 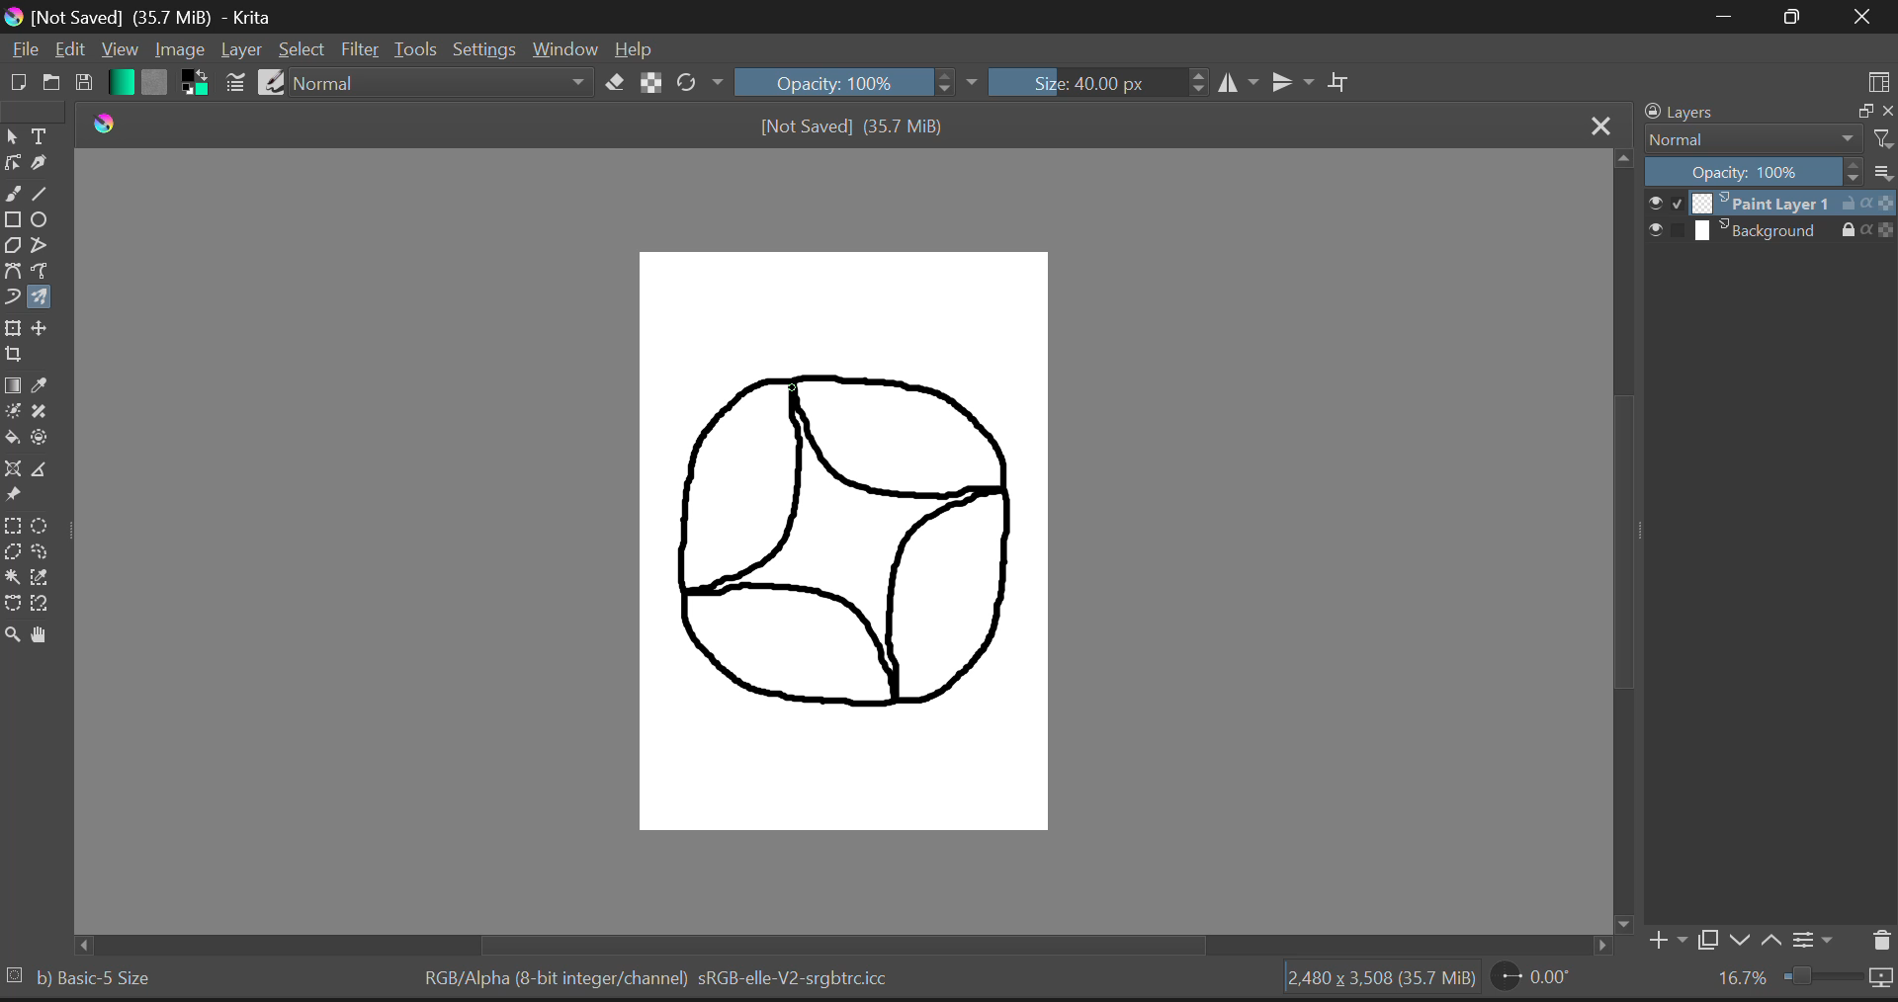 I want to click on Texts, so click(x=41, y=134).